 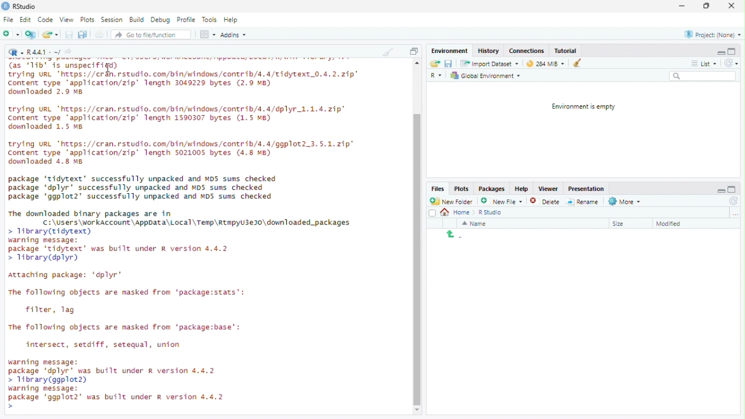 What do you see at coordinates (476, 223) in the screenshot?
I see `Name` at bounding box center [476, 223].